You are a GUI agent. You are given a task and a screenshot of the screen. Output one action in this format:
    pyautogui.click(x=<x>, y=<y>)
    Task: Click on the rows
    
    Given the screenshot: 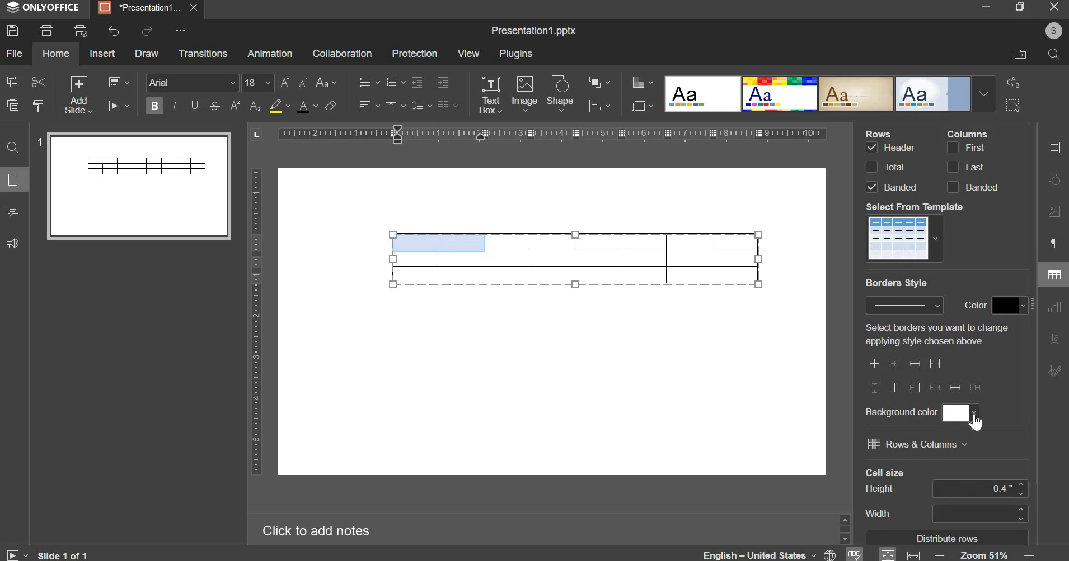 What is the action you would take?
    pyautogui.click(x=890, y=167)
    